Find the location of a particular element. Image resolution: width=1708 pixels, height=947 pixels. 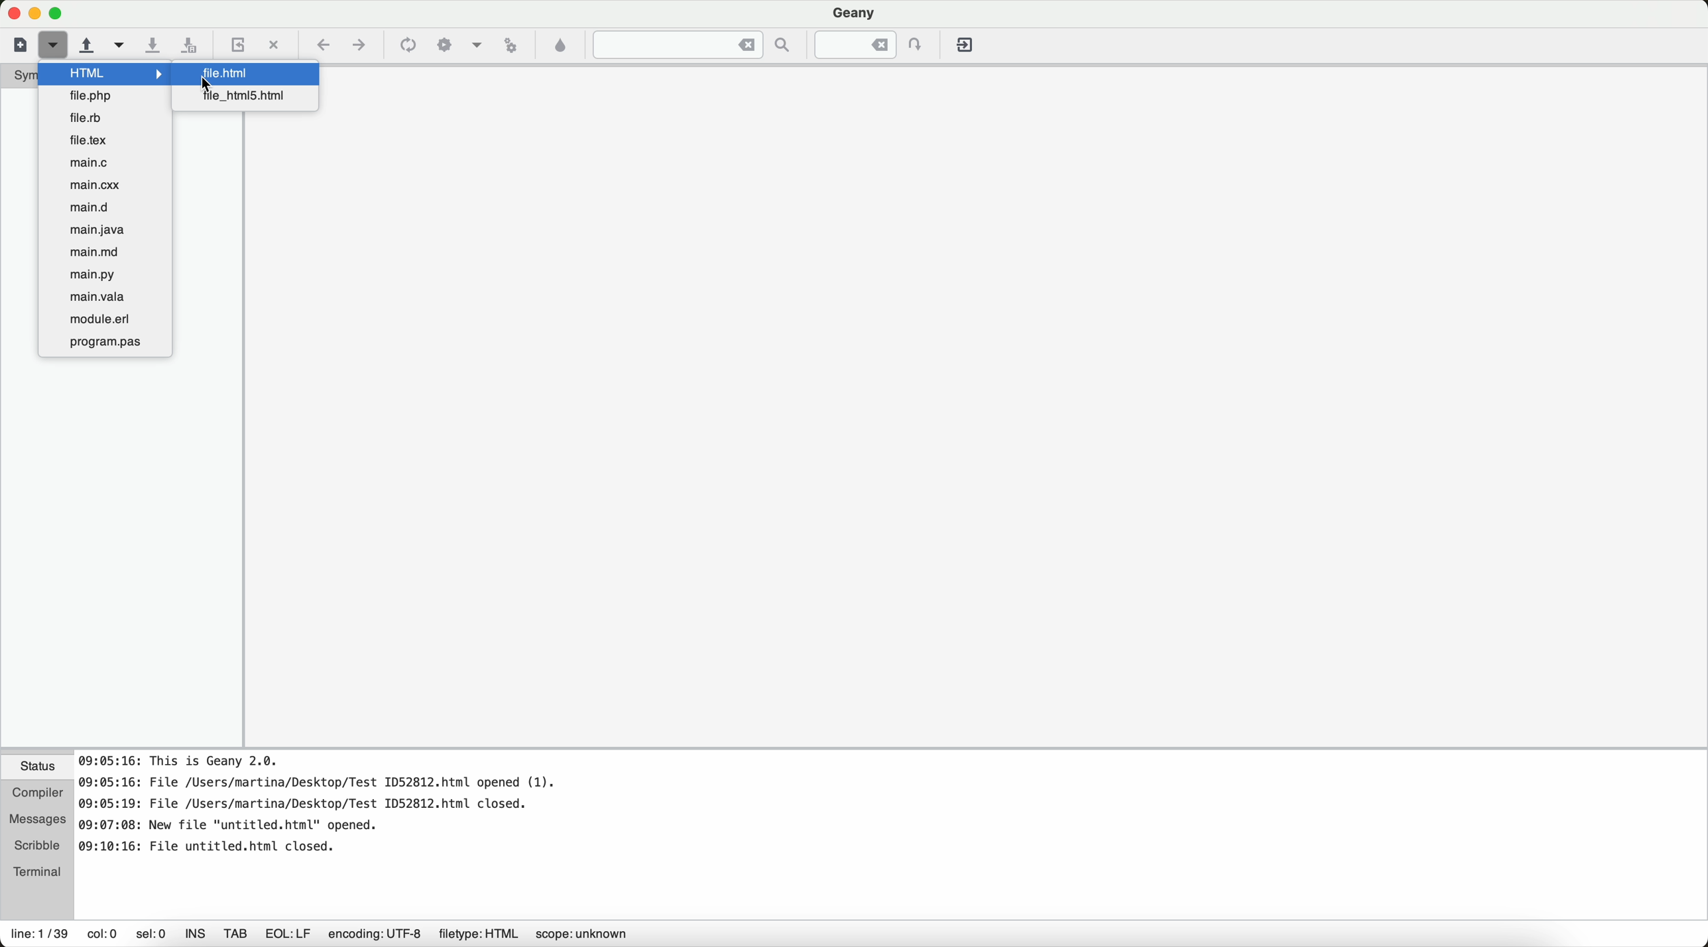

quit Geany is located at coordinates (965, 44).